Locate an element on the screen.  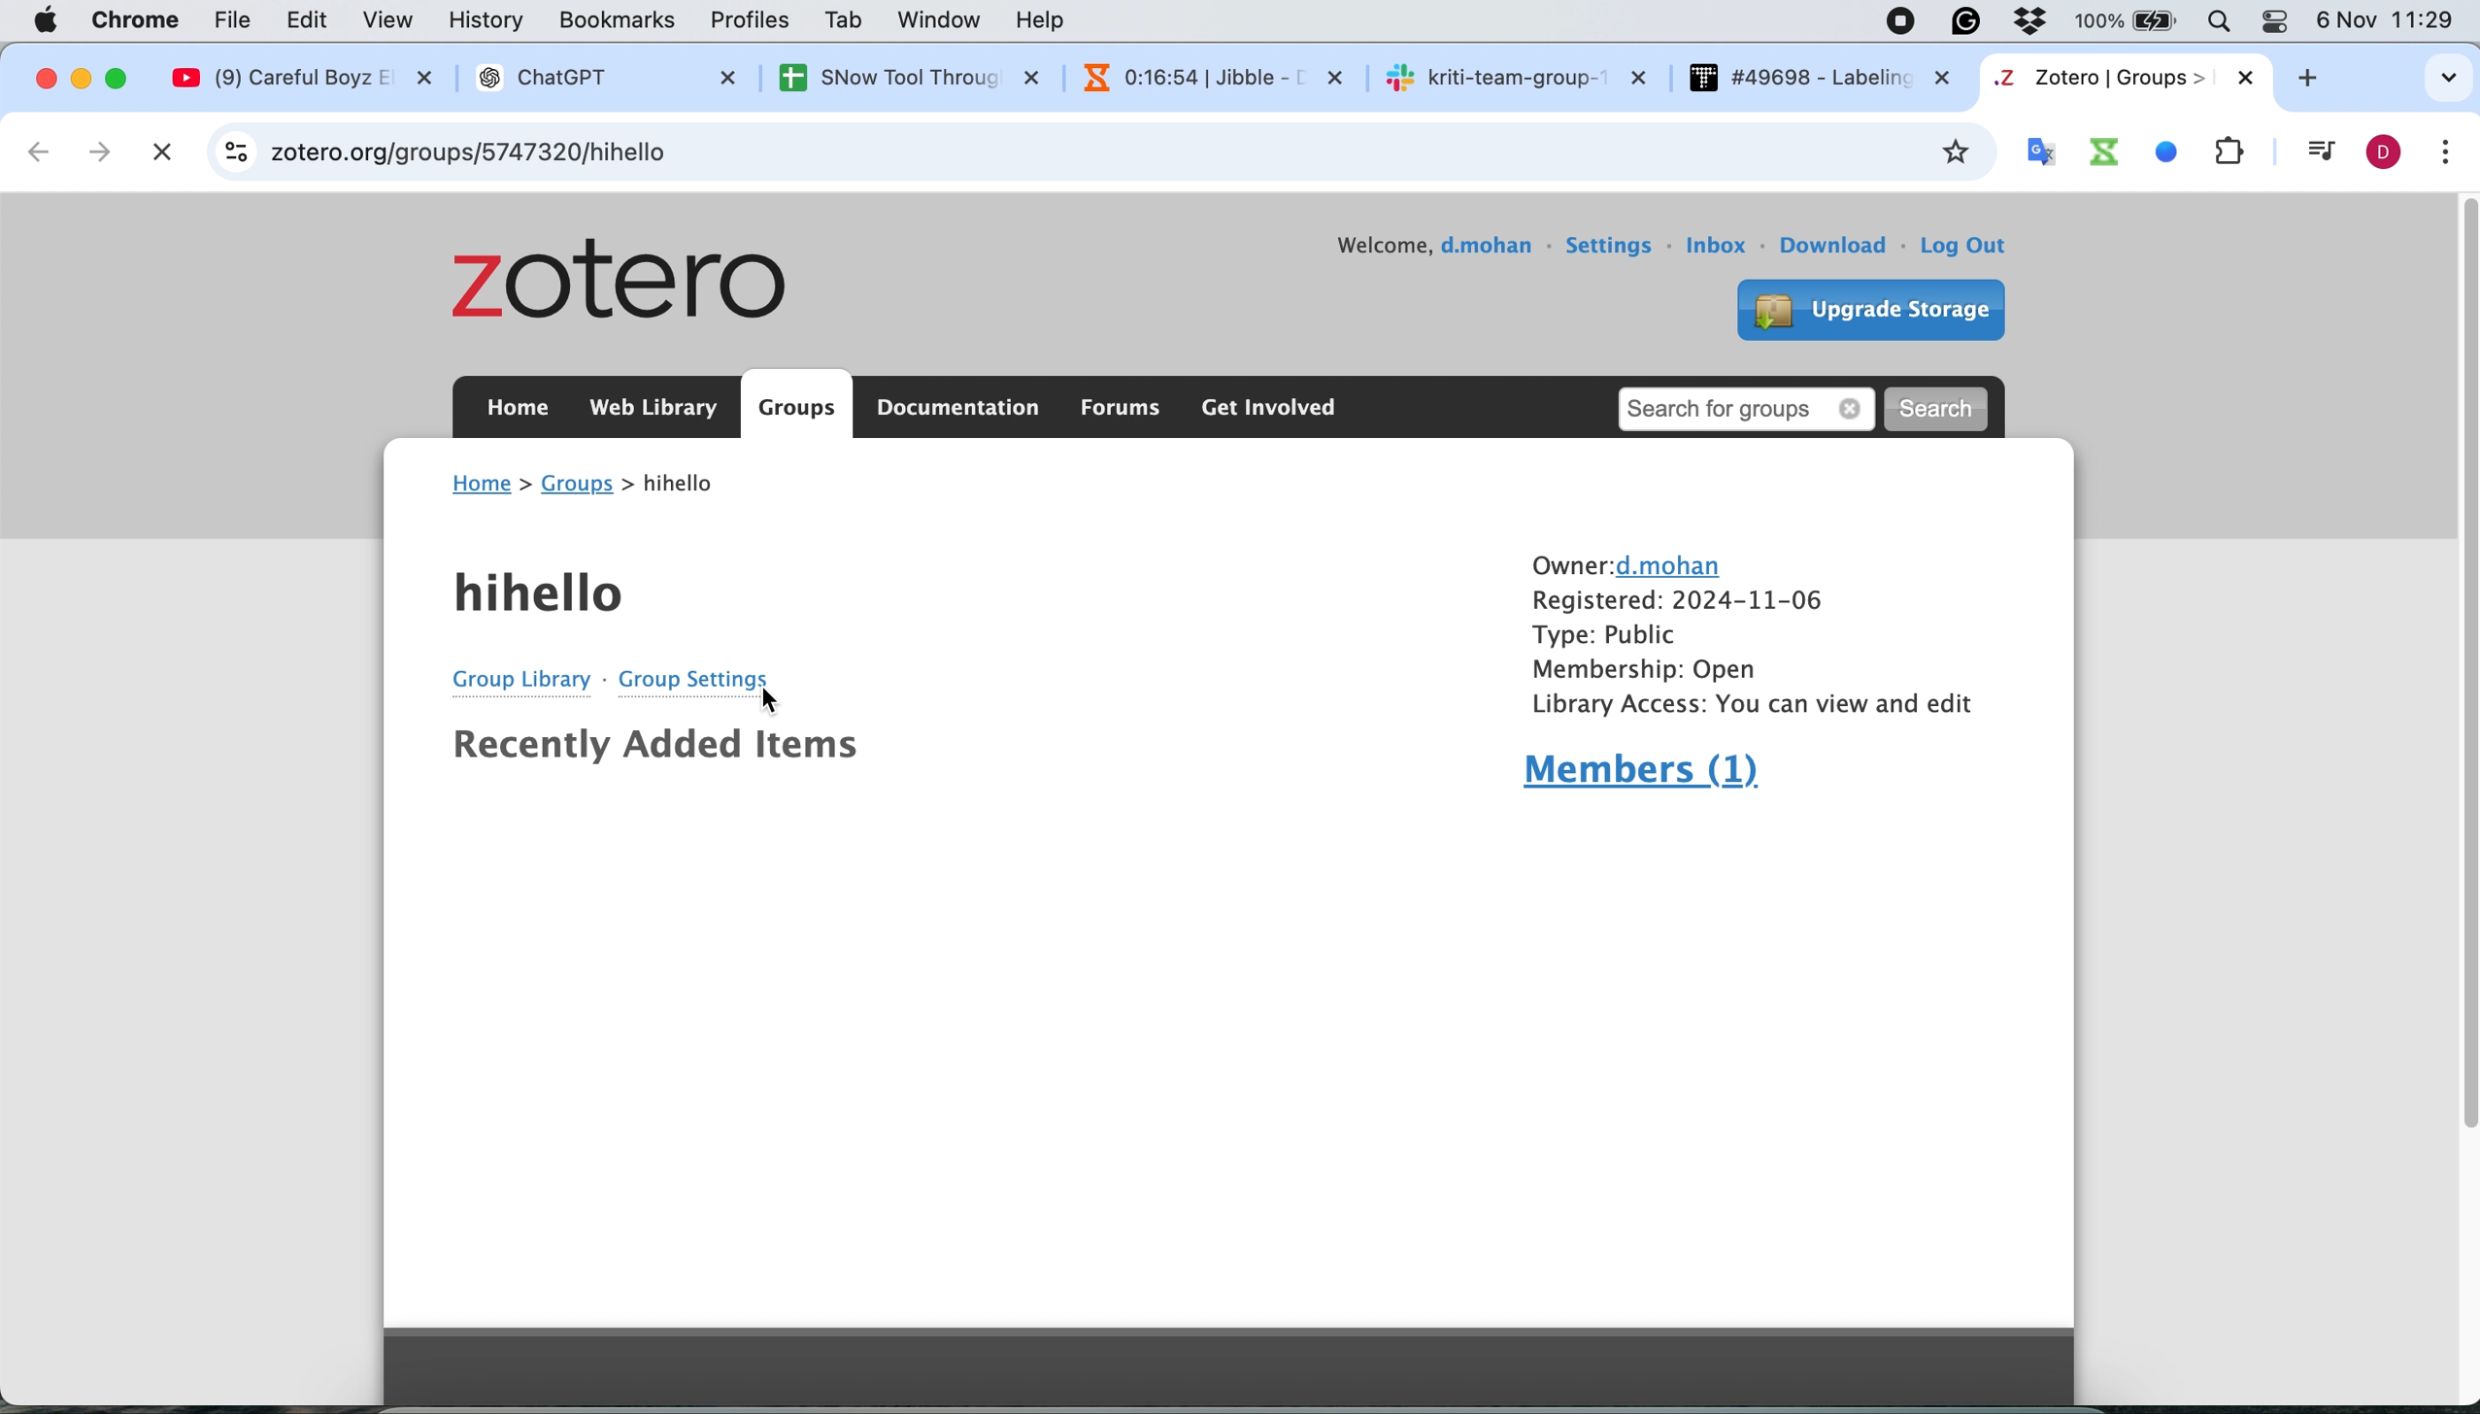
documentation is located at coordinates (960, 409).